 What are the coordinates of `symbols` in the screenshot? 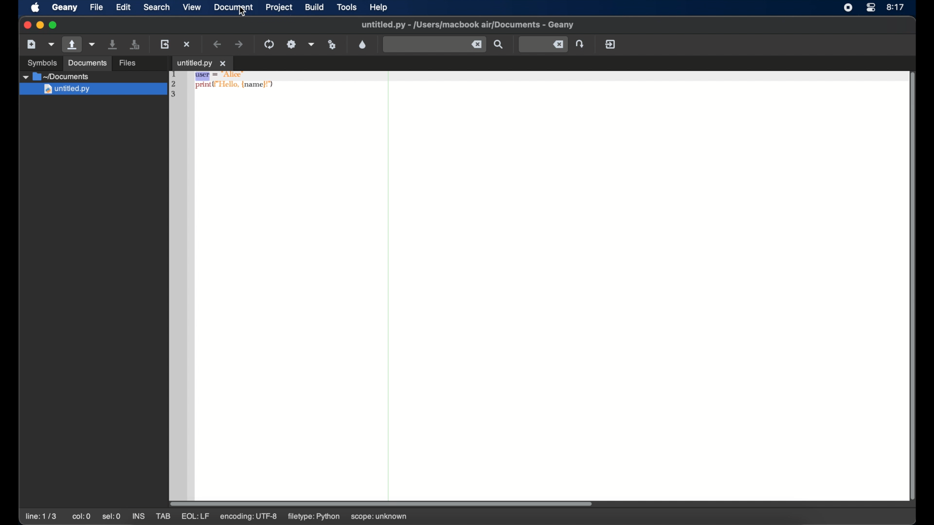 It's located at (43, 63).